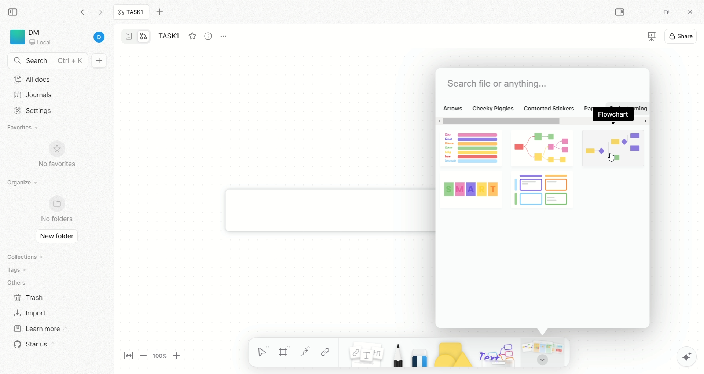 The height and width of the screenshot is (374, 704). Describe the element at coordinates (544, 352) in the screenshot. I see `Templates` at that location.